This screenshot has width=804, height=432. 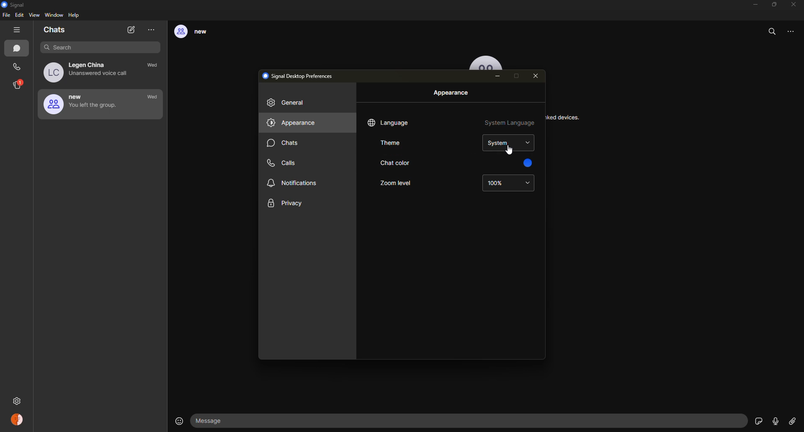 What do you see at coordinates (775, 421) in the screenshot?
I see `record` at bounding box center [775, 421].